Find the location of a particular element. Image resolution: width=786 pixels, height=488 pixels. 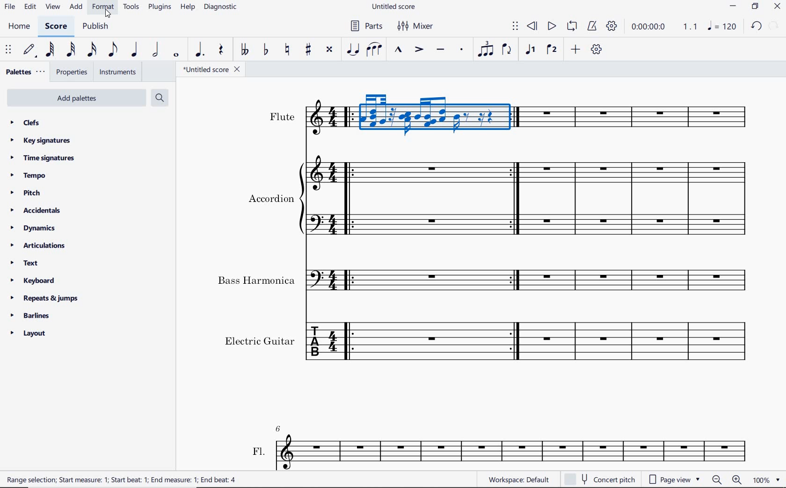

flip direction is located at coordinates (507, 50).